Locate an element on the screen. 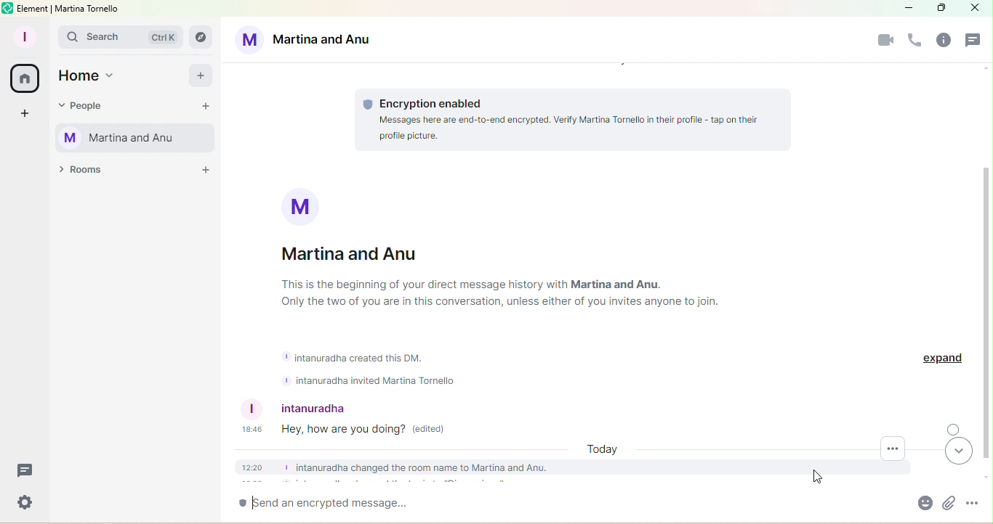 Image resolution: width=993 pixels, height=524 pixels. Add is located at coordinates (201, 75).